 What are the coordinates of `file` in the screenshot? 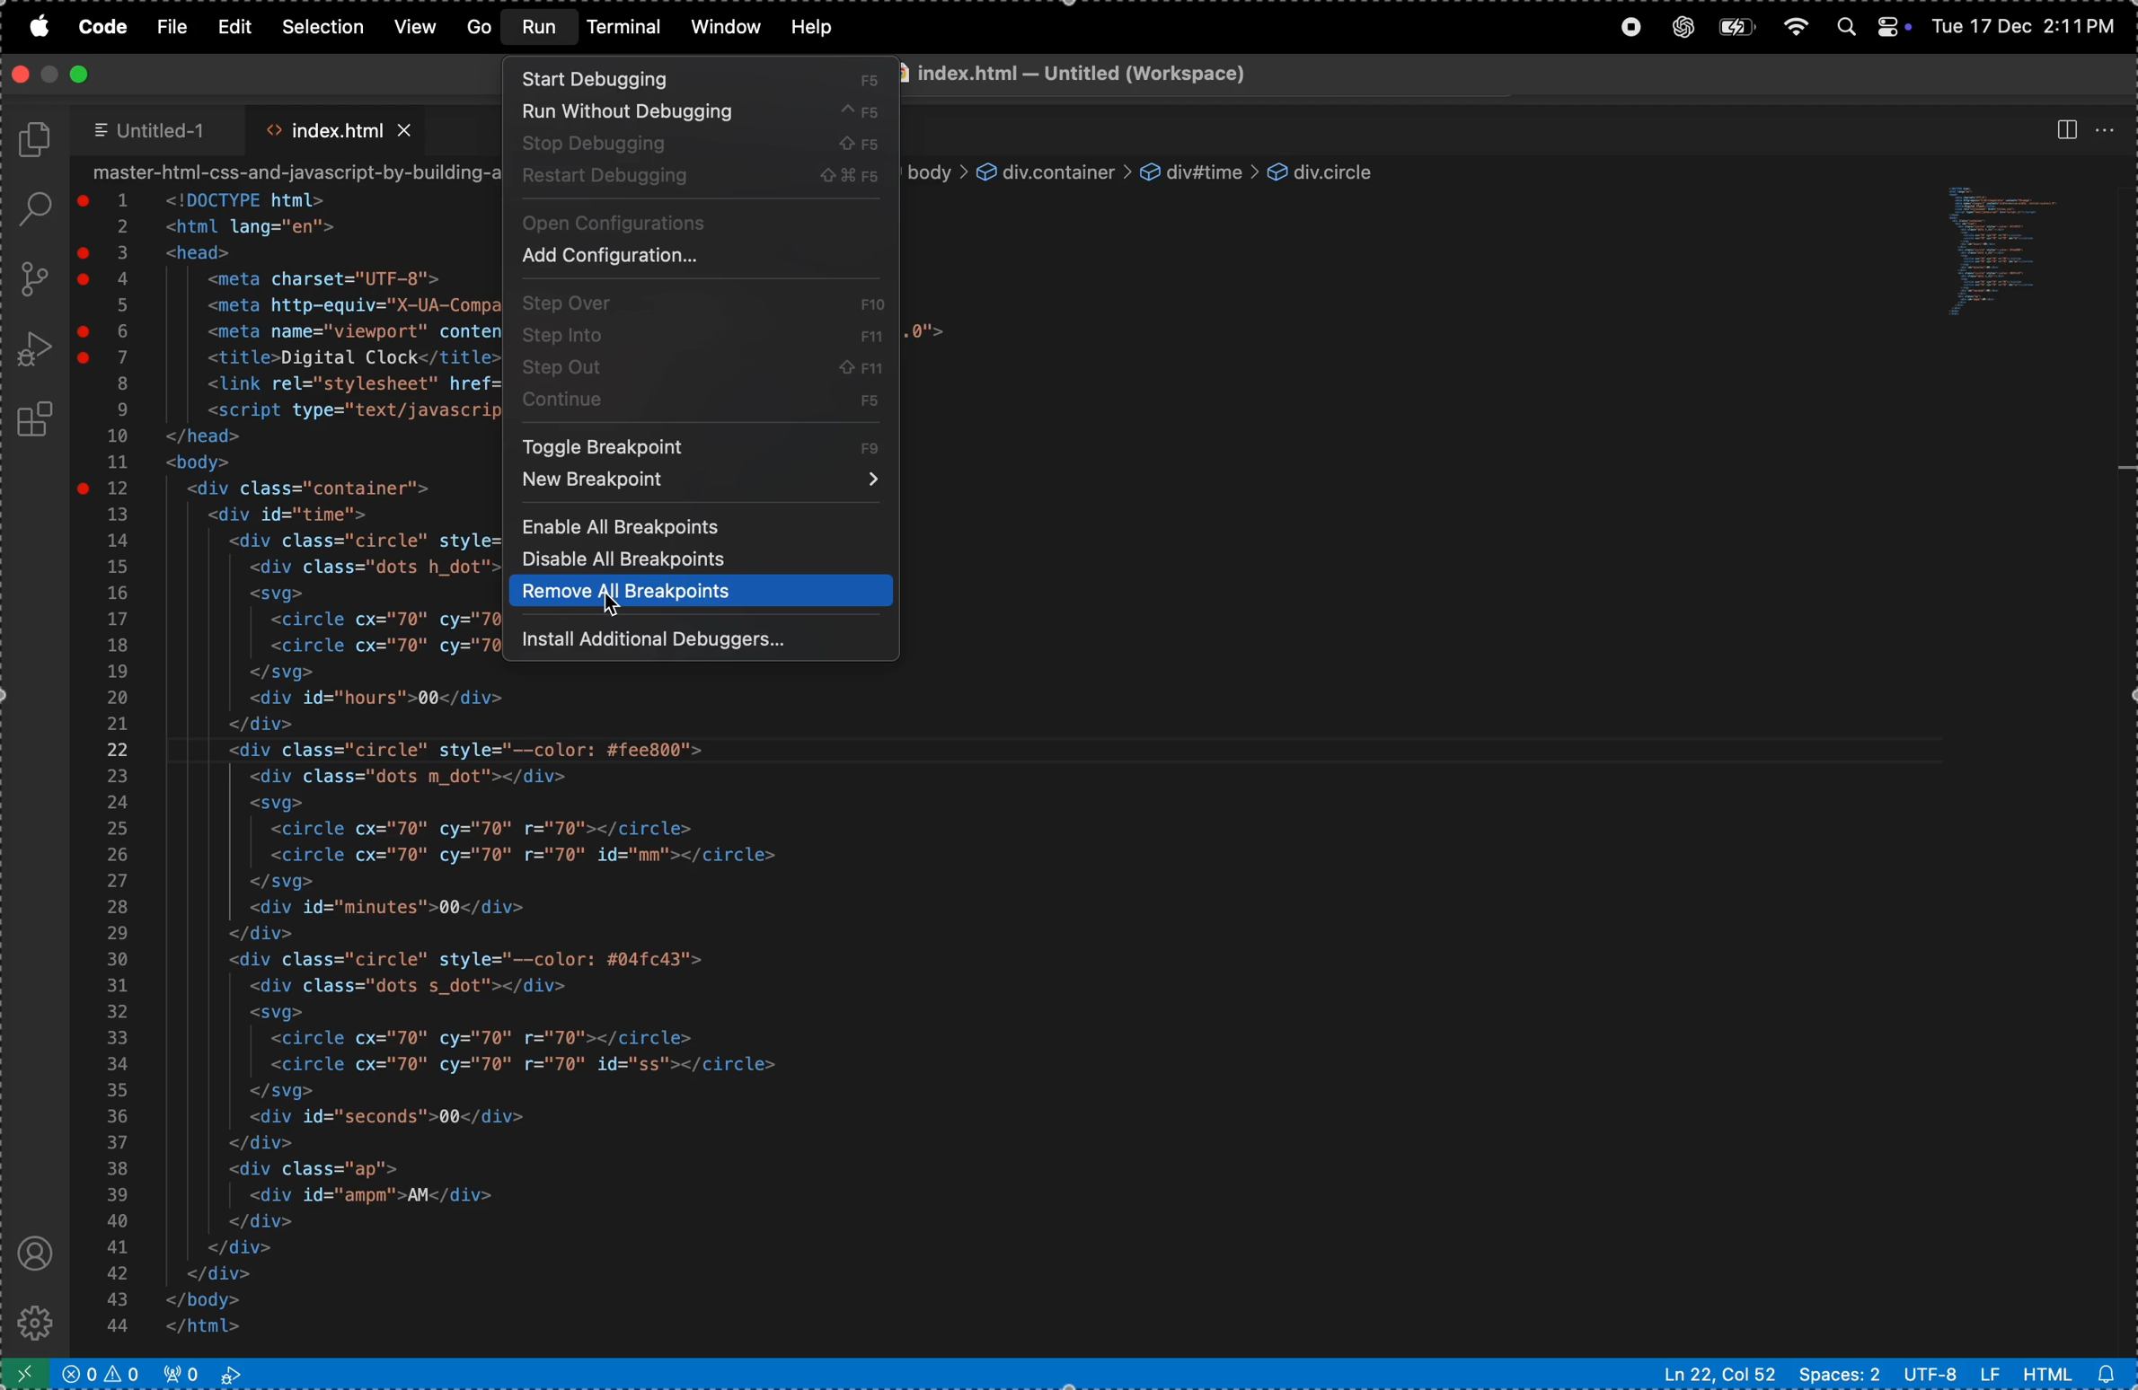 It's located at (174, 29).